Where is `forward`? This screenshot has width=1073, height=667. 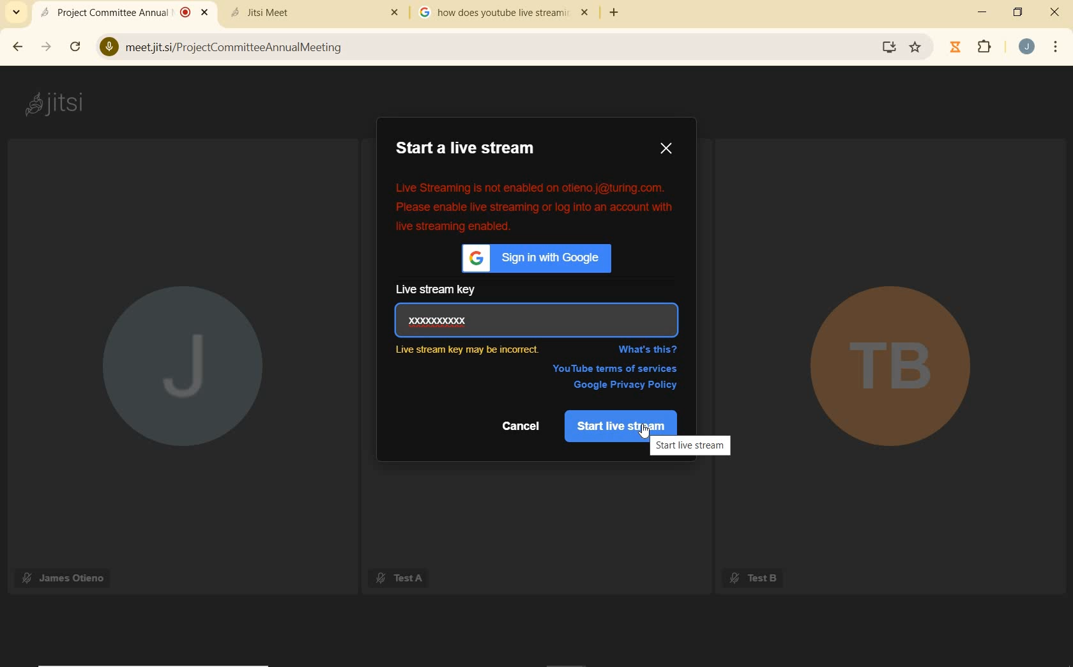
forward is located at coordinates (46, 46).